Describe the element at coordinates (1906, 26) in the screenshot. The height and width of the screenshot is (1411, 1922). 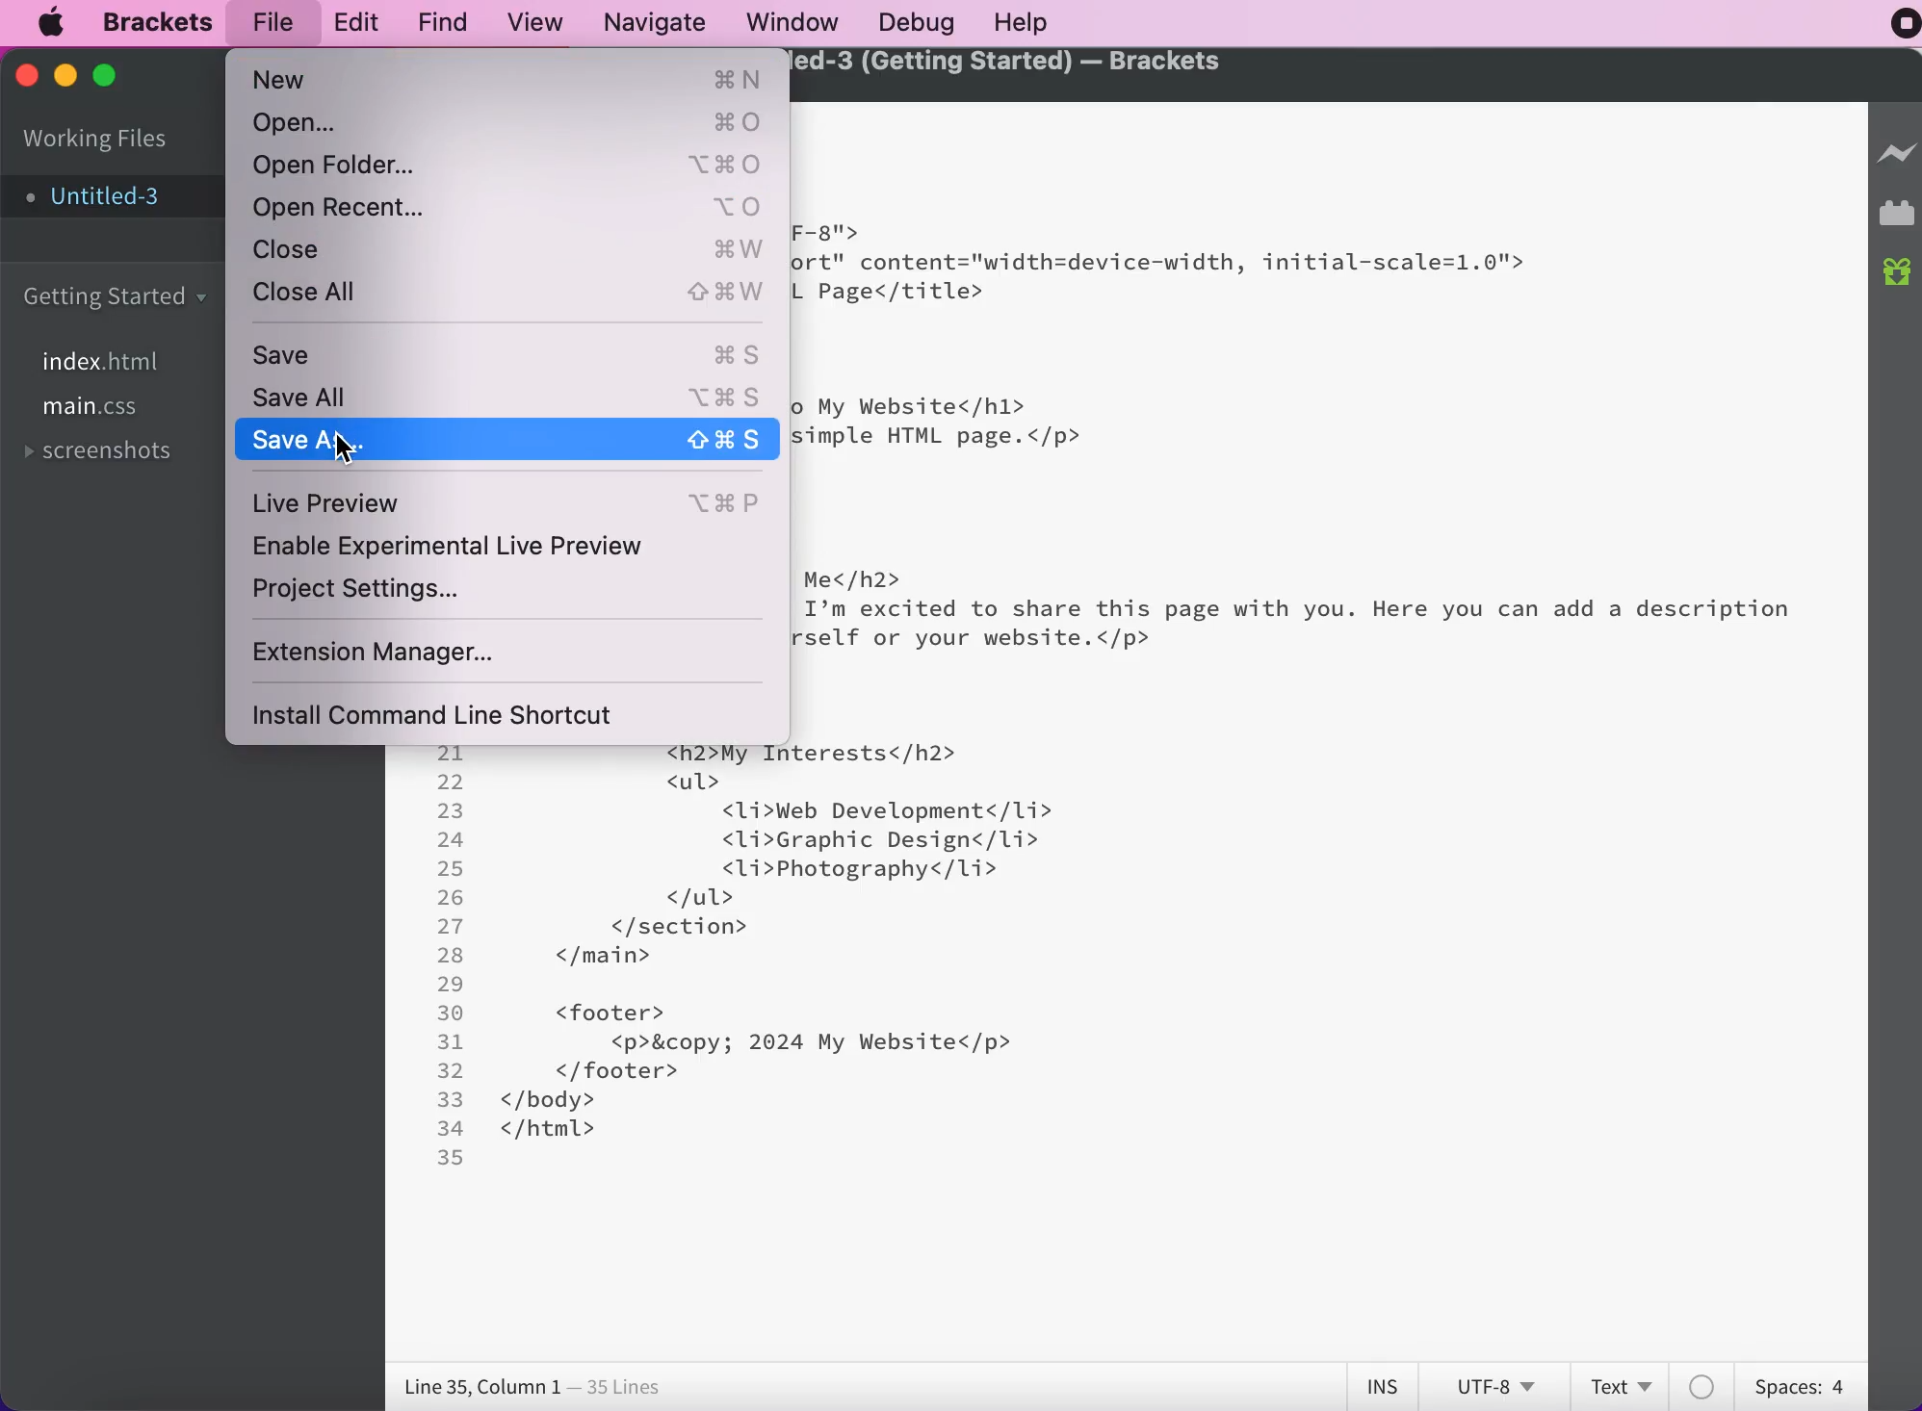
I see `recording stopped` at that location.